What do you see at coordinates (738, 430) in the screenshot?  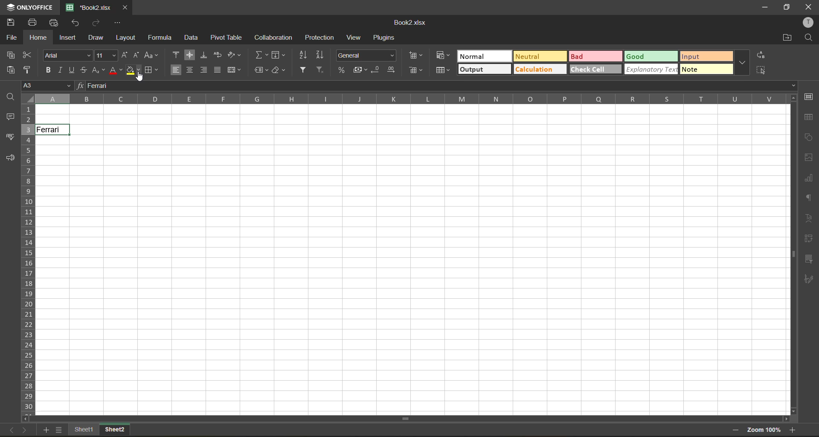 I see `zoom out` at bounding box center [738, 430].